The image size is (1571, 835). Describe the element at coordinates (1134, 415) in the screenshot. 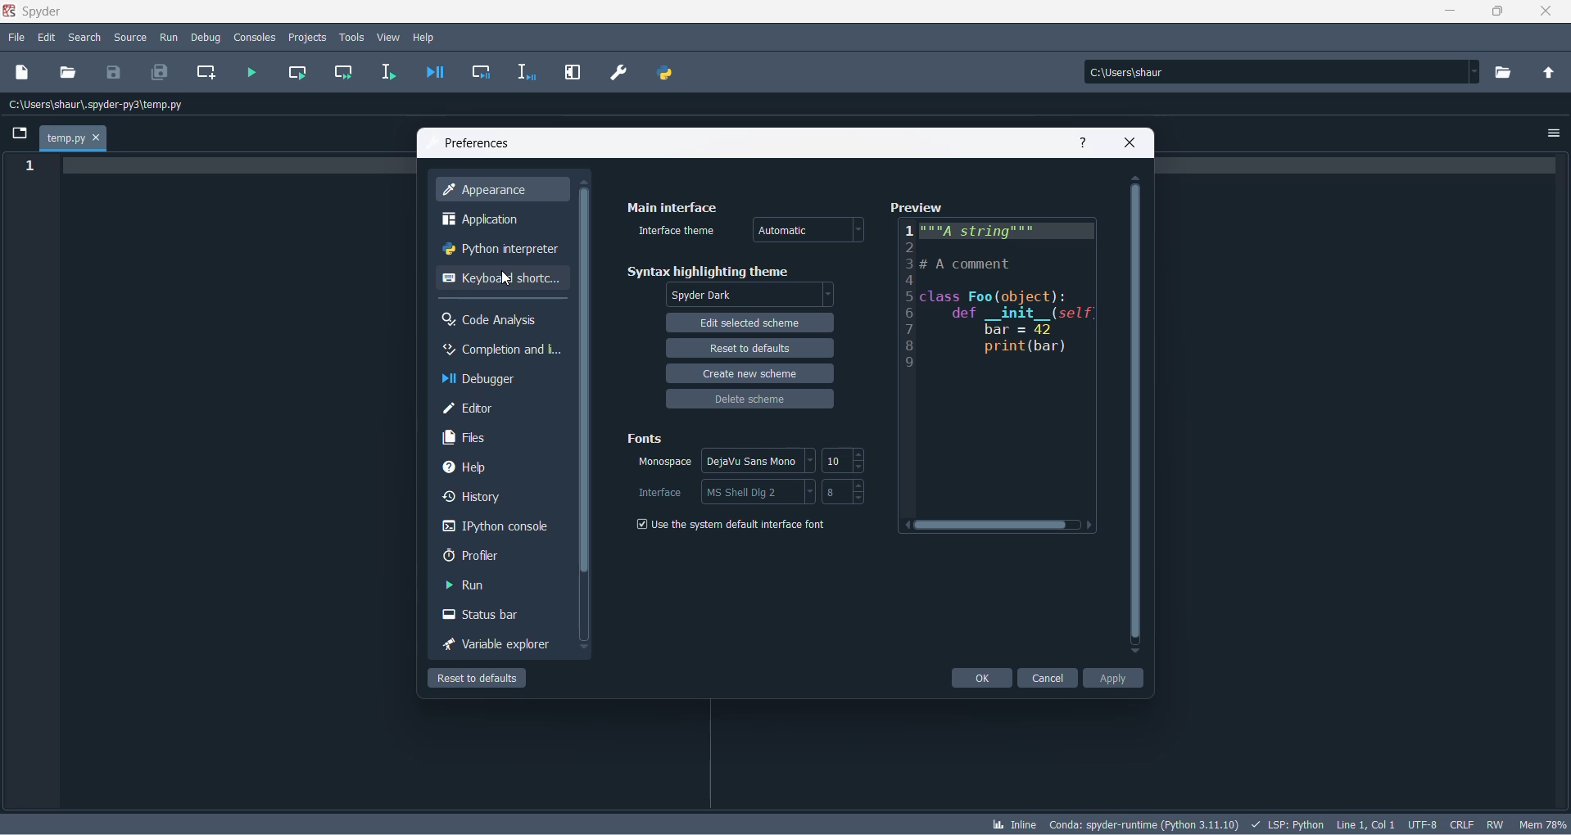

I see `scrollbar` at that location.